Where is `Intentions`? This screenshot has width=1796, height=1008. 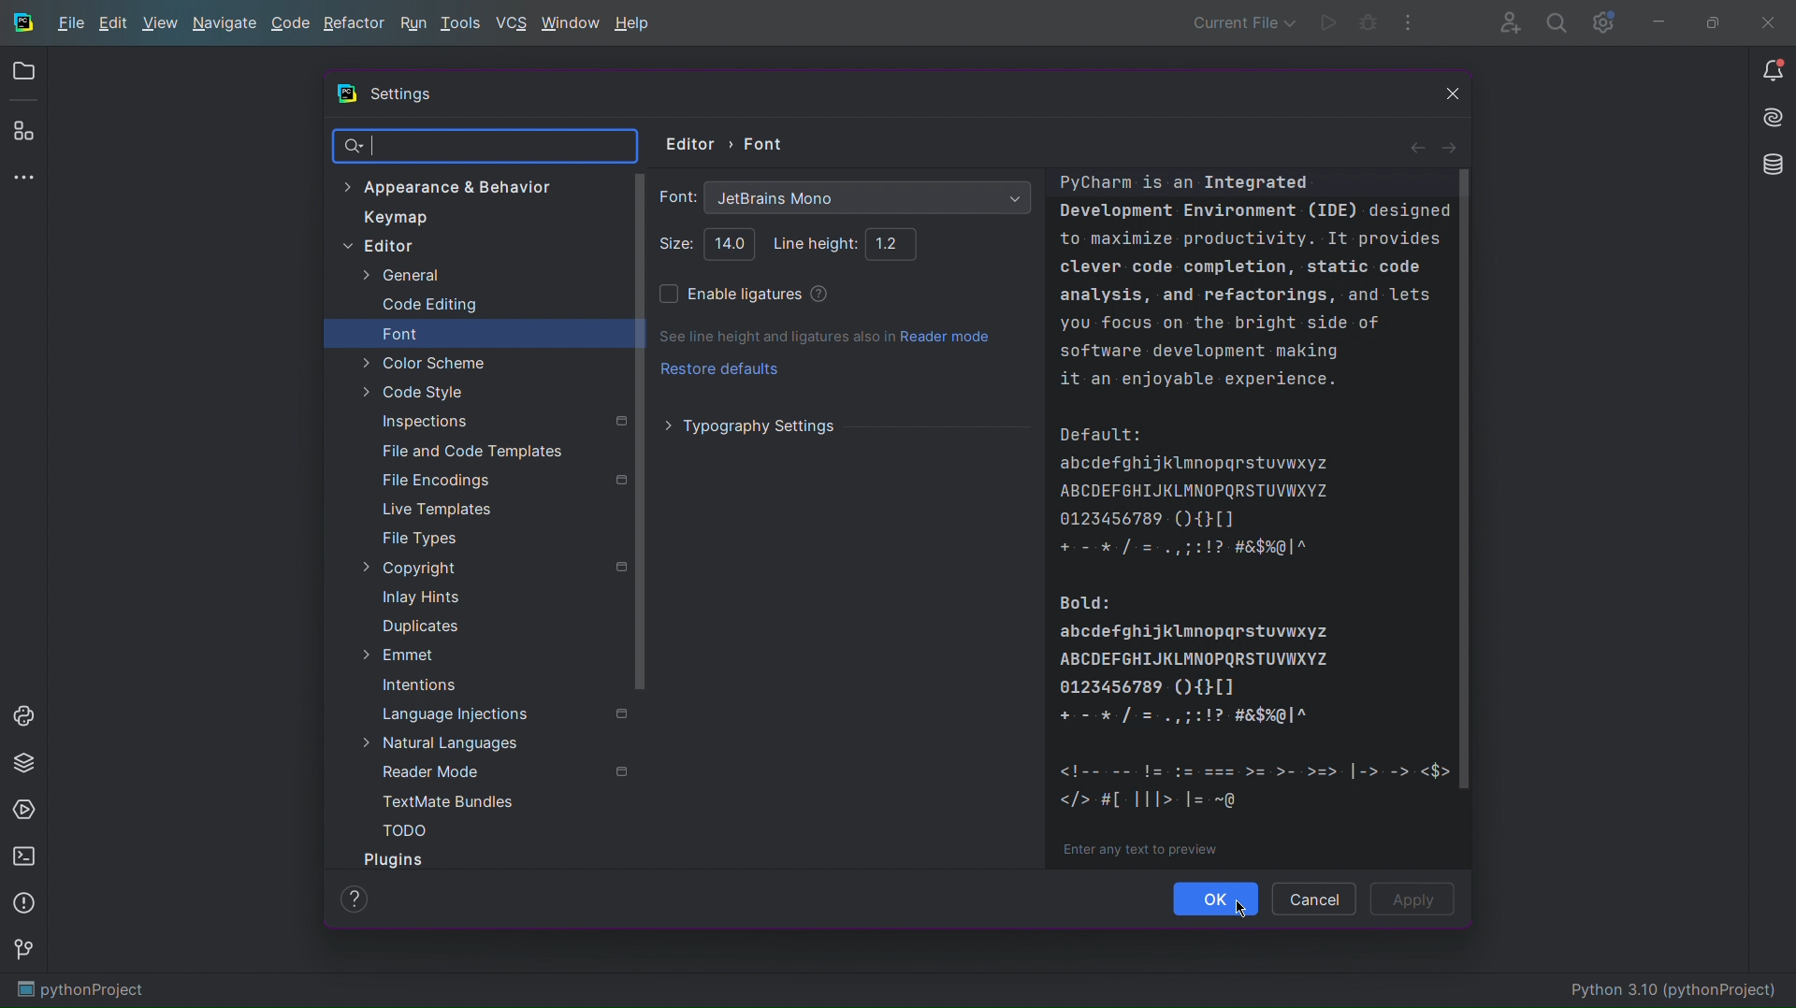
Intentions is located at coordinates (419, 685).